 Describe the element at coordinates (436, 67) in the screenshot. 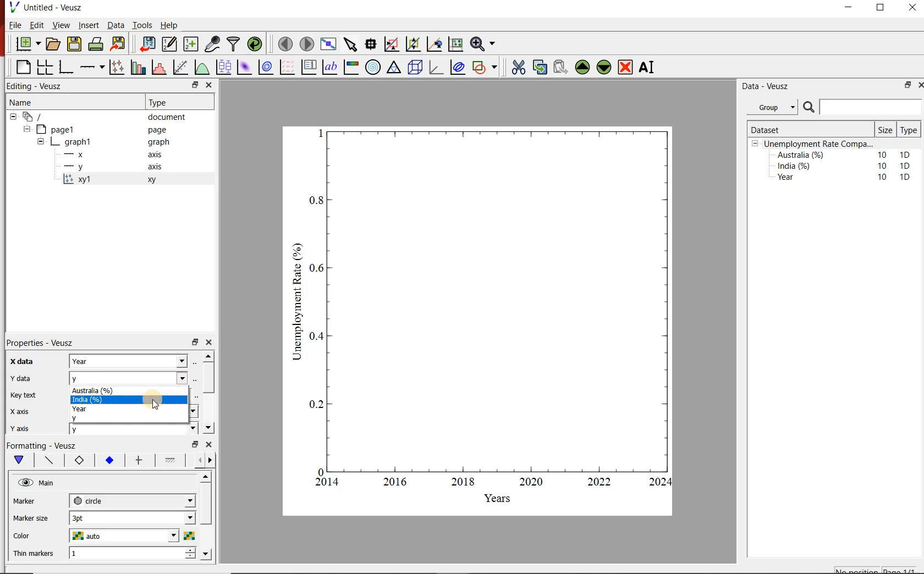

I see `3d graphs` at that location.